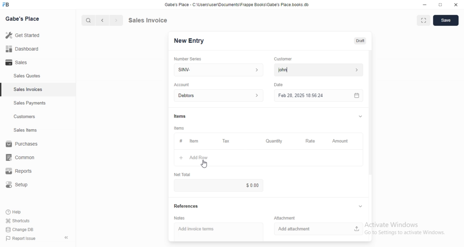 The image size is (464, 247). Describe the element at coordinates (22, 157) in the screenshot. I see `common` at that location.